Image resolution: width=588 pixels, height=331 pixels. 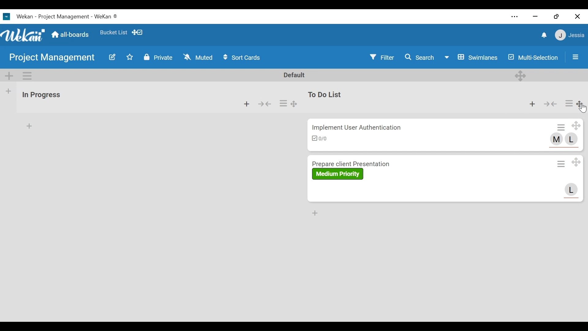 I want to click on Add card bottom of the list, so click(x=314, y=214).